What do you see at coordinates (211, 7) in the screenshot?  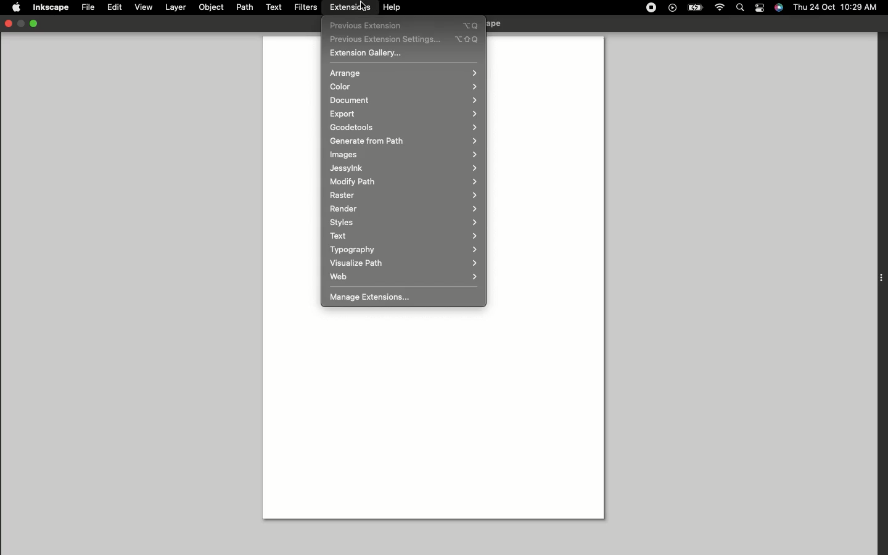 I see `Object` at bounding box center [211, 7].